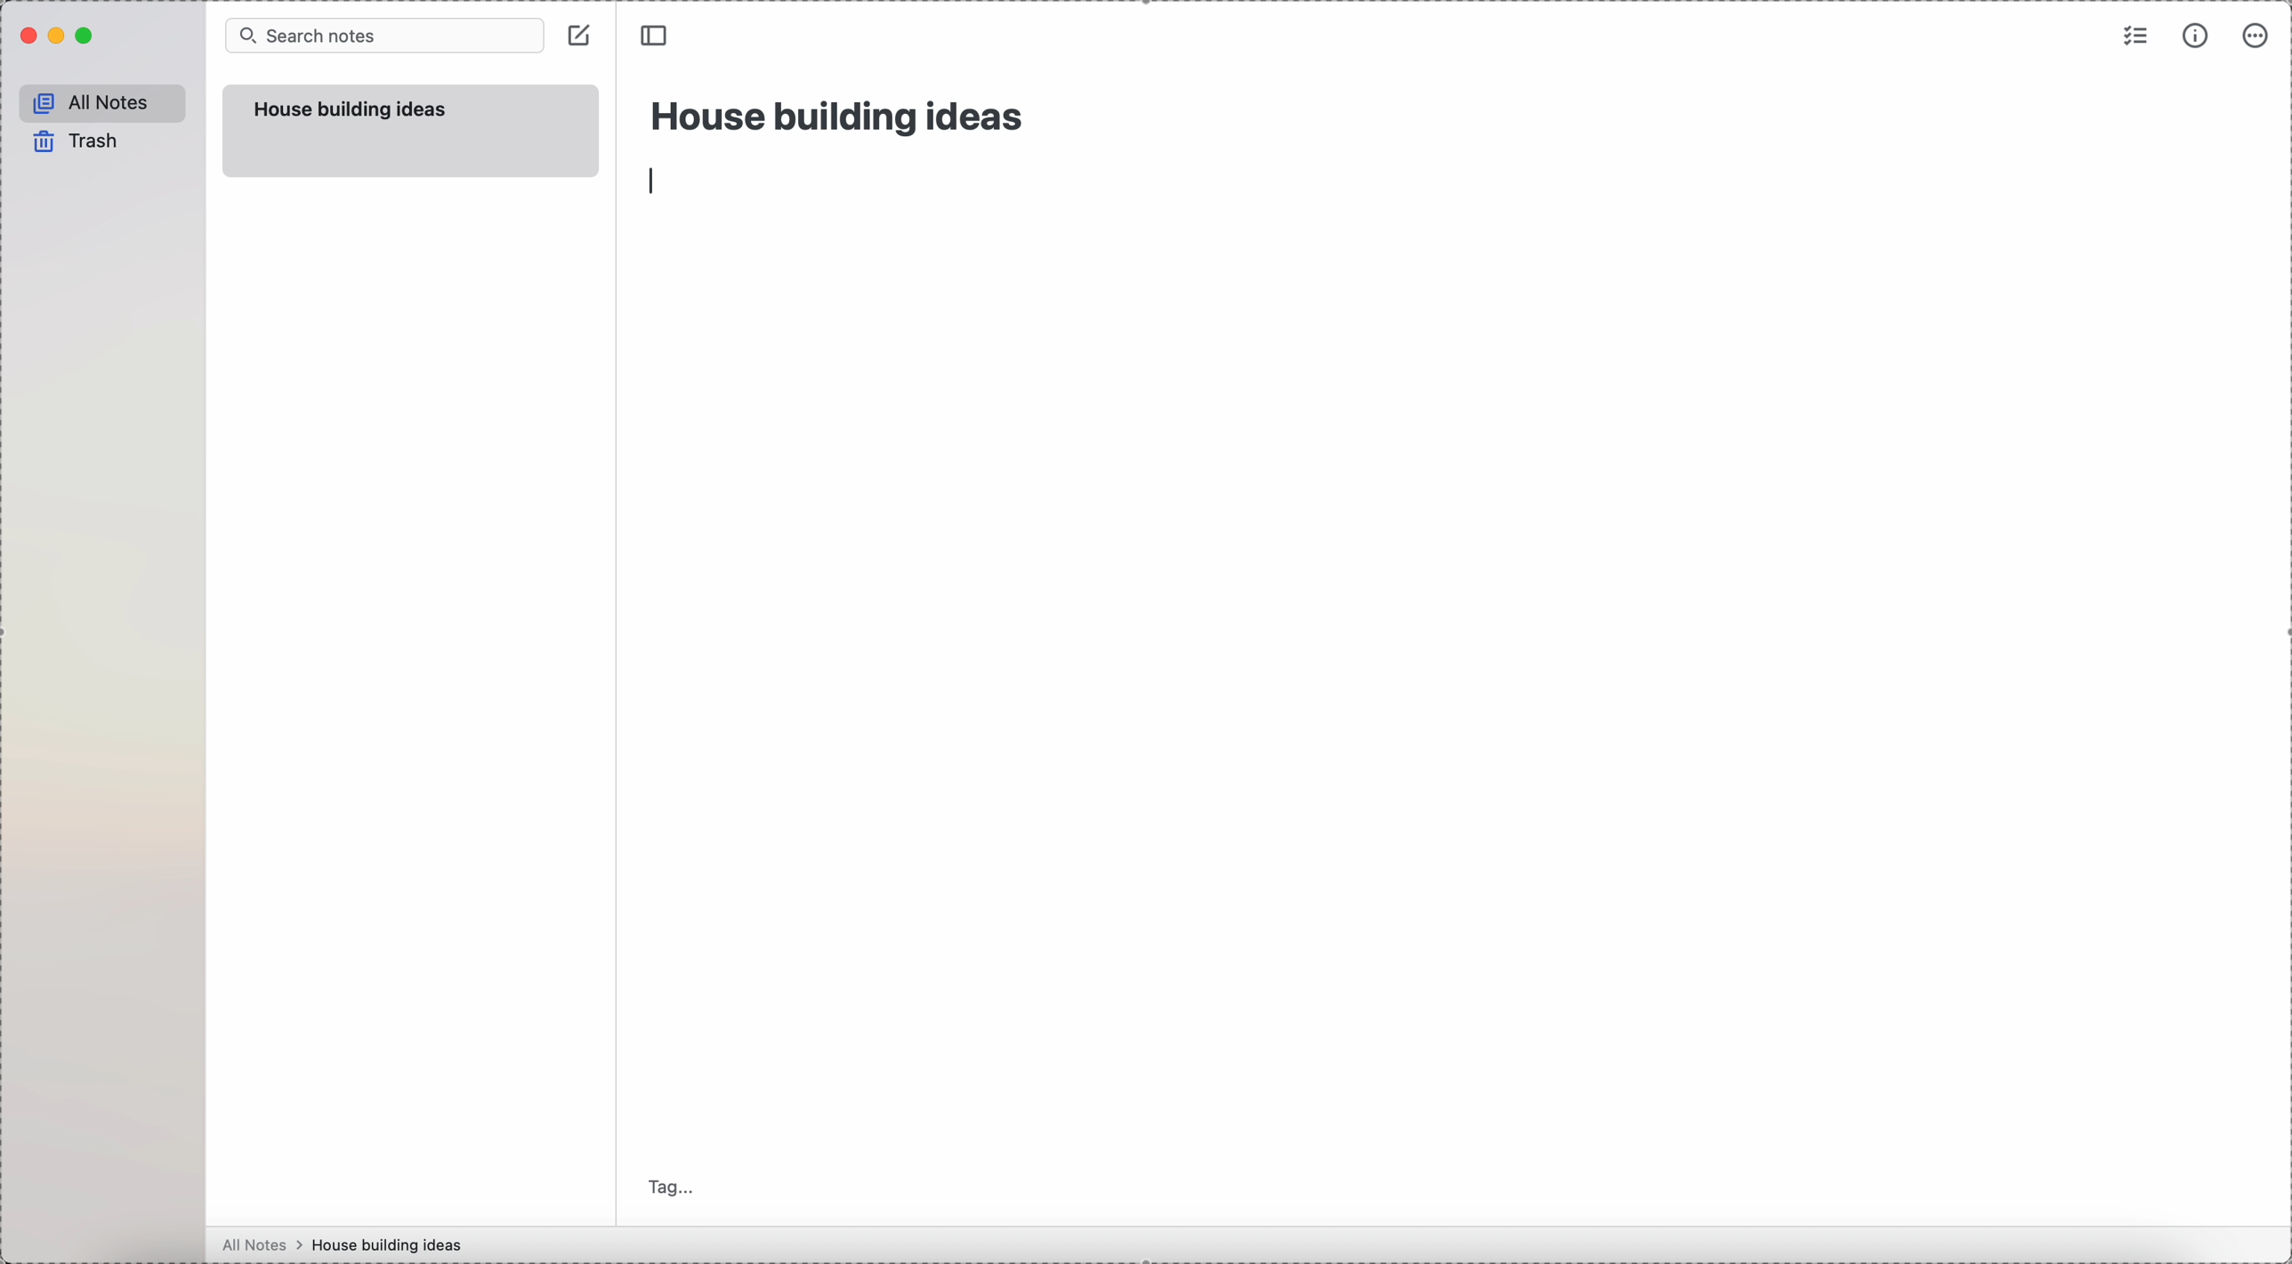 This screenshot has width=2292, height=1264. Describe the element at coordinates (59, 38) in the screenshot. I see `minimize Simplenote` at that location.